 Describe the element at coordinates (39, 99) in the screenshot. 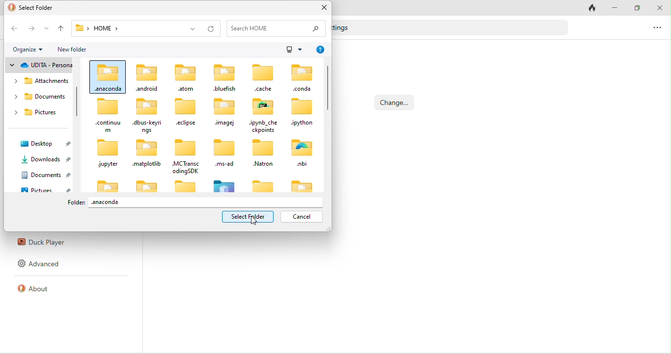

I see `documents` at that location.